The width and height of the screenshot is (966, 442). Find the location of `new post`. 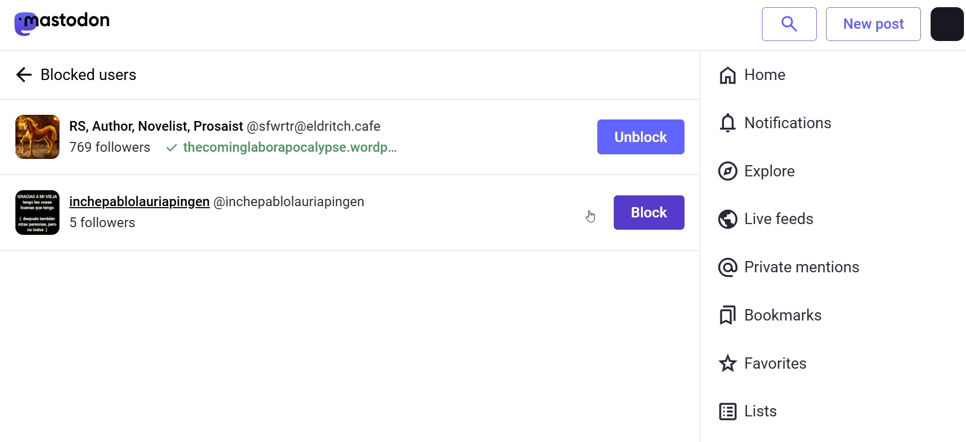

new post is located at coordinates (873, 24).